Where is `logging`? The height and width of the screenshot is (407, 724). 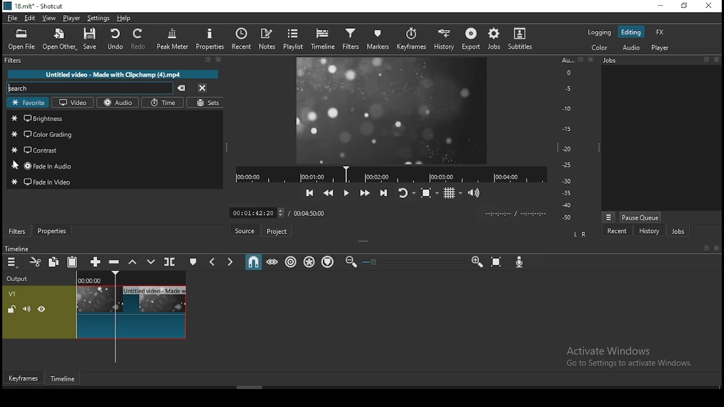 logging is located at coordinates (598, 33).